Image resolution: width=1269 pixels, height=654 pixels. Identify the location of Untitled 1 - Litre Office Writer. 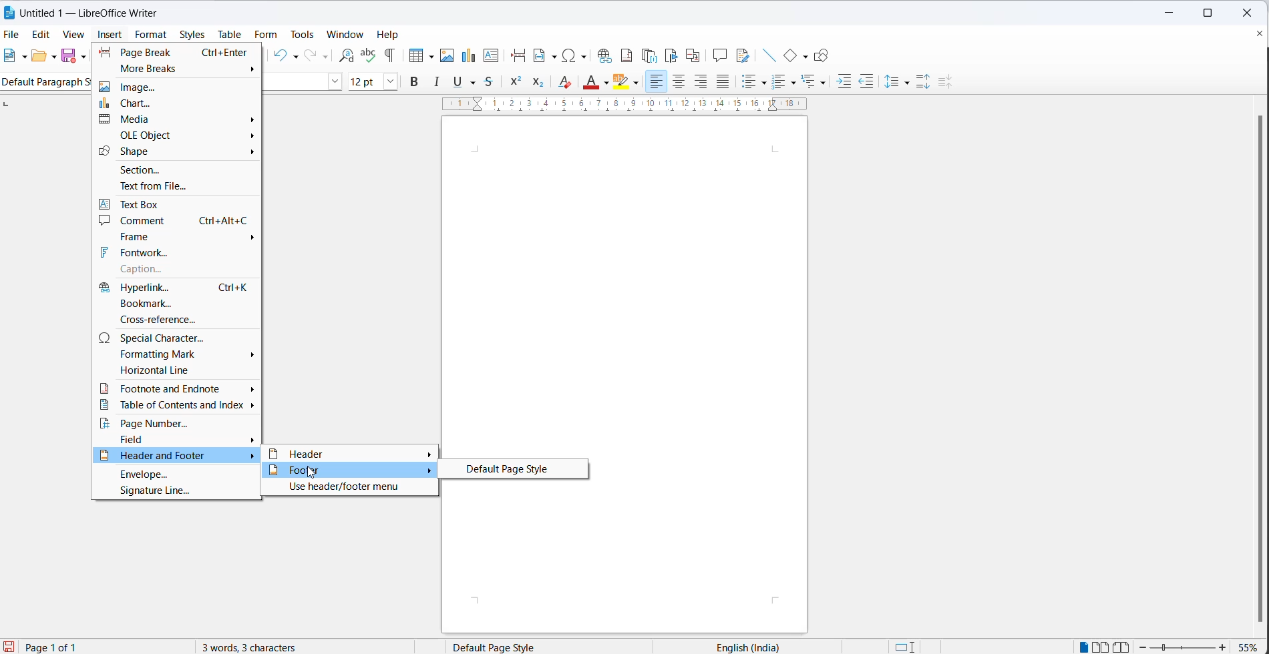
(87, 13).